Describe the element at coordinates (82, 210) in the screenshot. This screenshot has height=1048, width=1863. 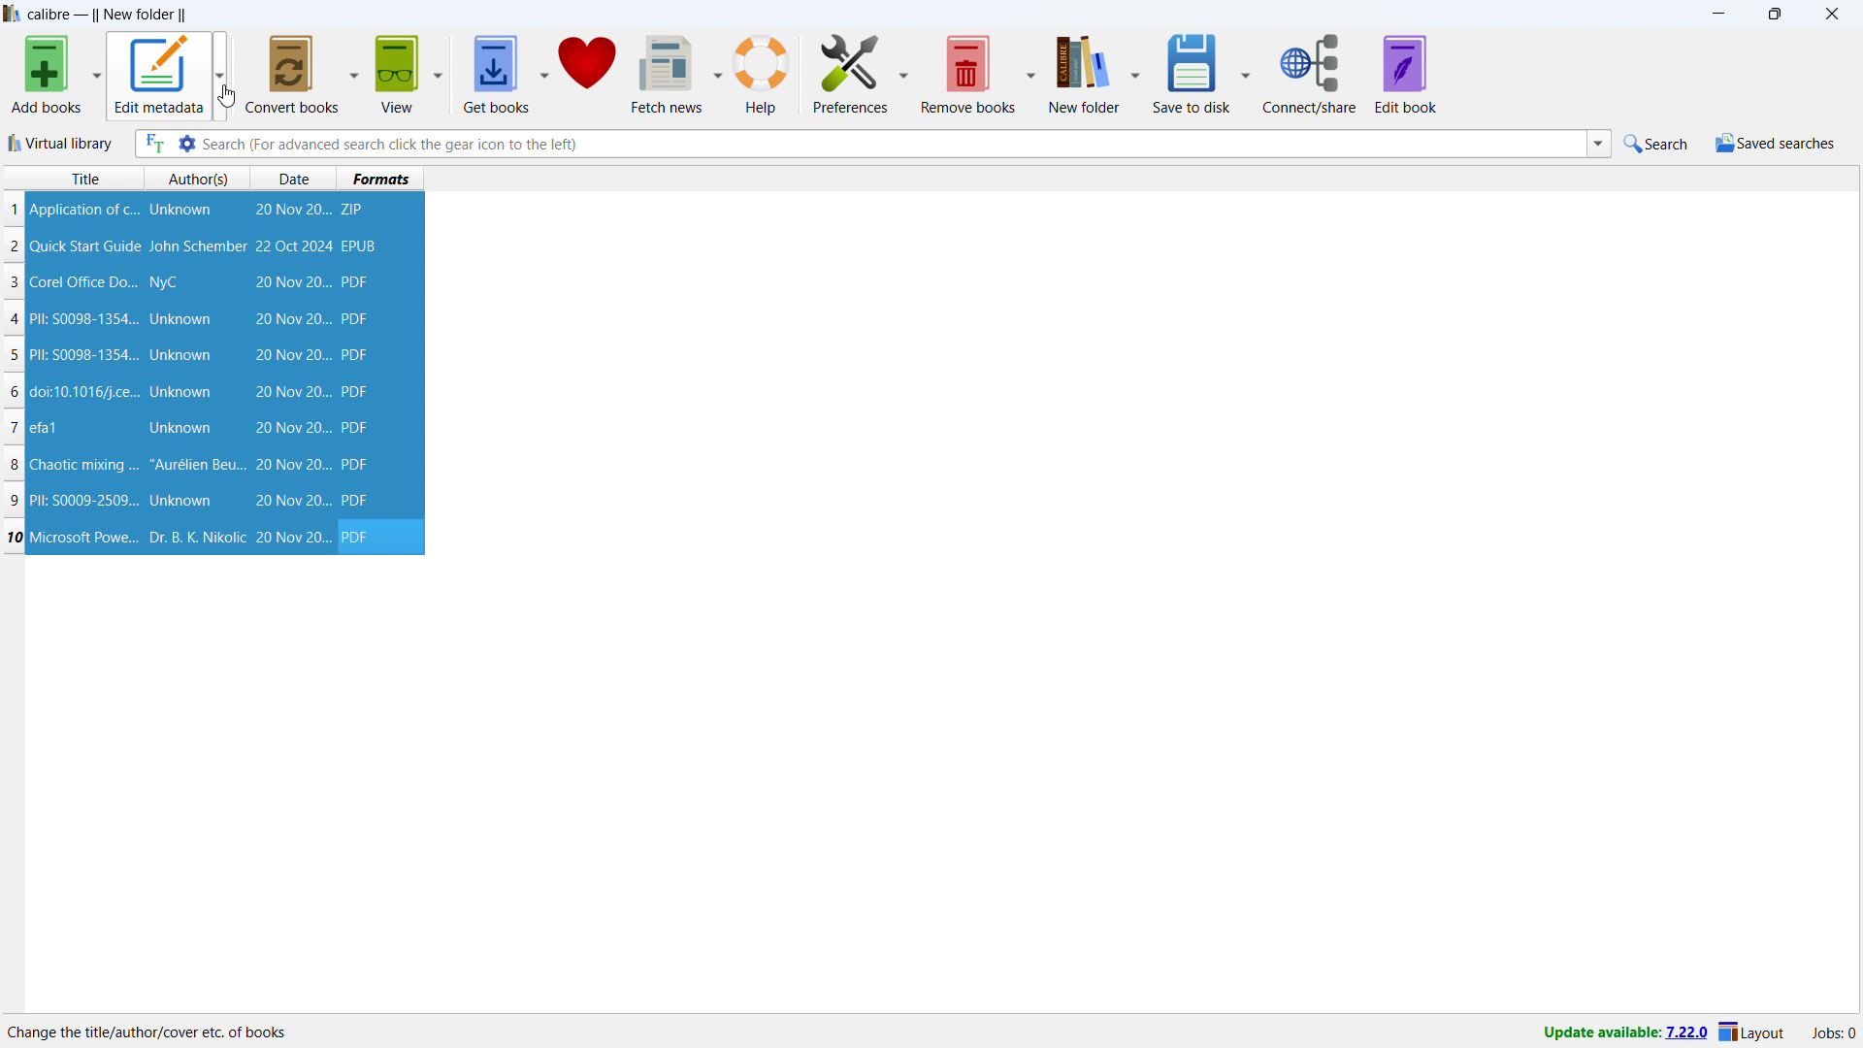
I see `Application of c...` at that location.